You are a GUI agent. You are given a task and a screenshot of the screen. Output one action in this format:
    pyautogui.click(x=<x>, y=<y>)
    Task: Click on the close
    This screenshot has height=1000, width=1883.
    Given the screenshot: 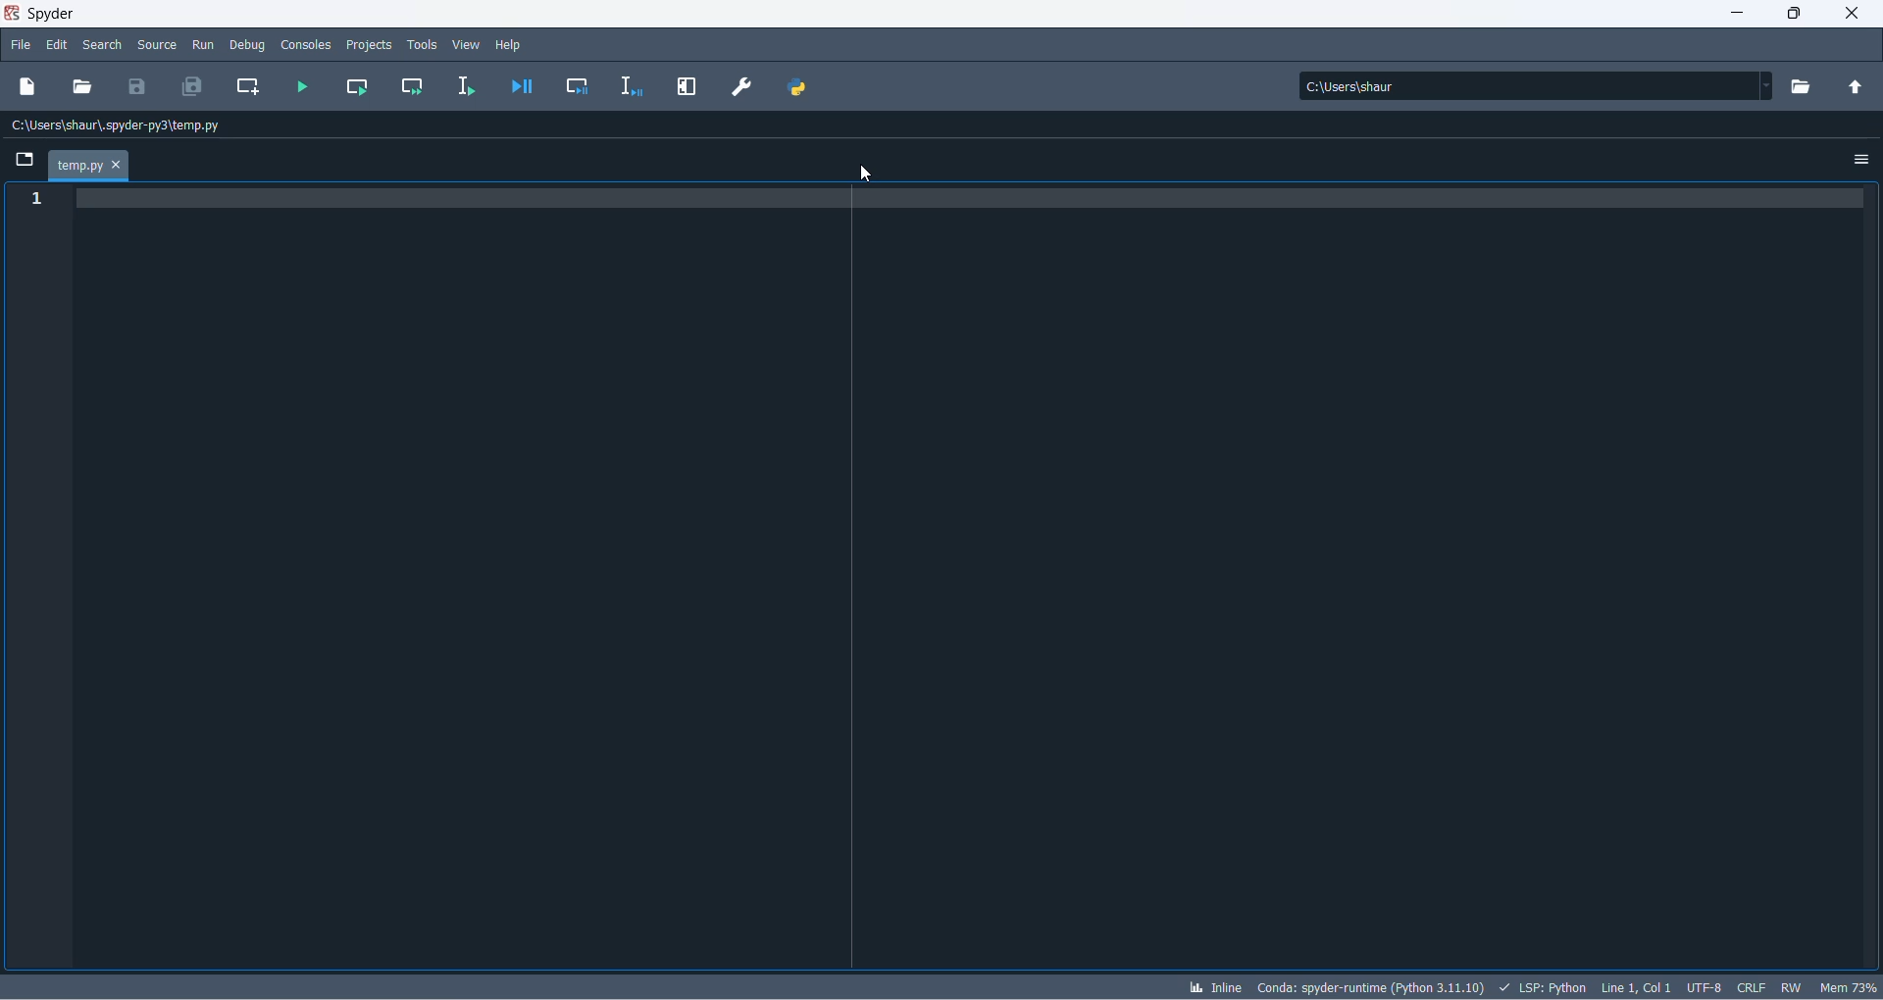 What is the action you would take?
    pyautogui.click(x=1849, y=19)
    